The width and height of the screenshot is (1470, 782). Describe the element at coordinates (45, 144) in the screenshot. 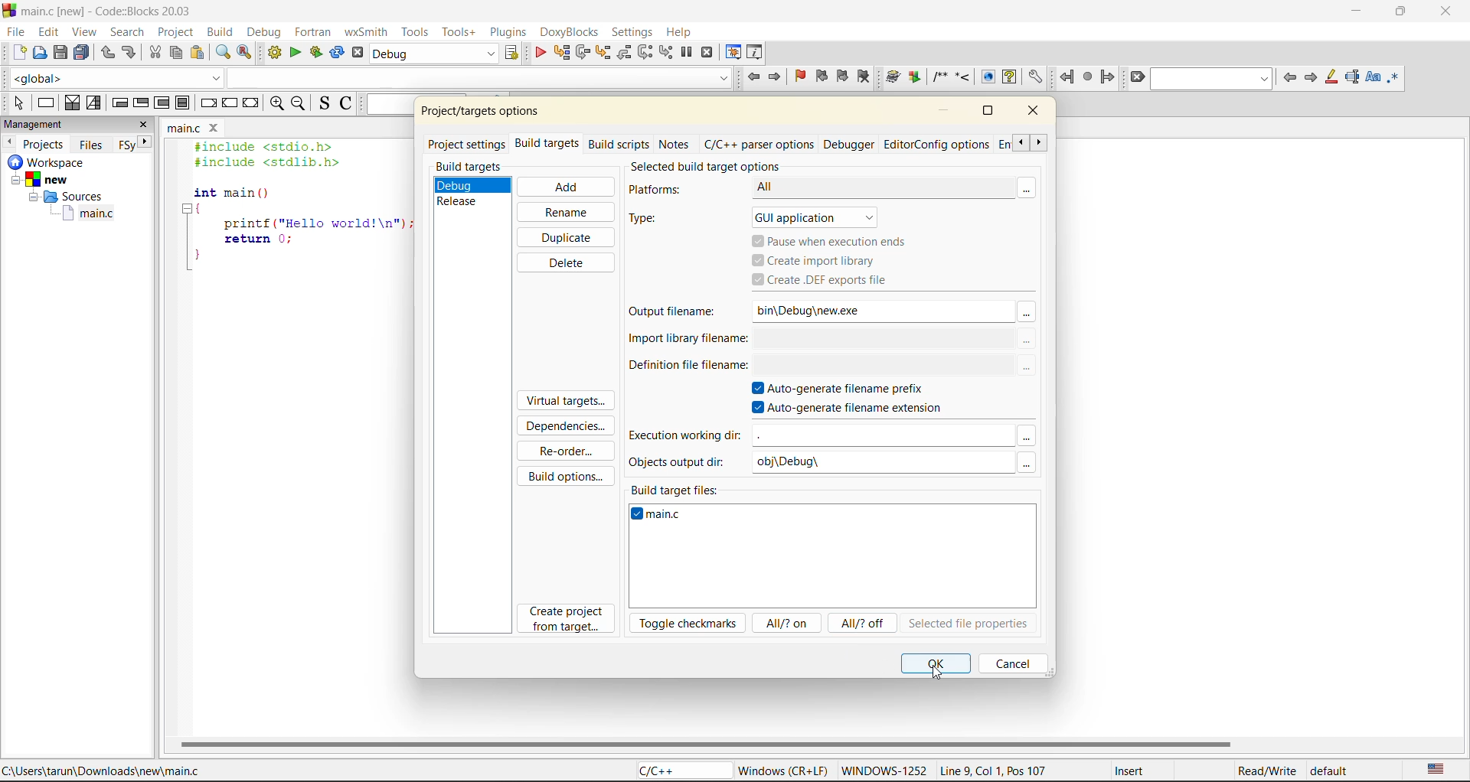

I see `projects` at that location.